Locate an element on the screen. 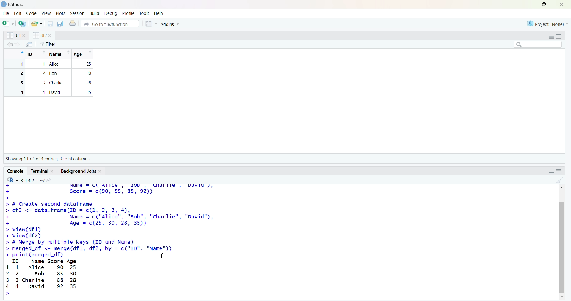  close is located at coordinates (101, 172).